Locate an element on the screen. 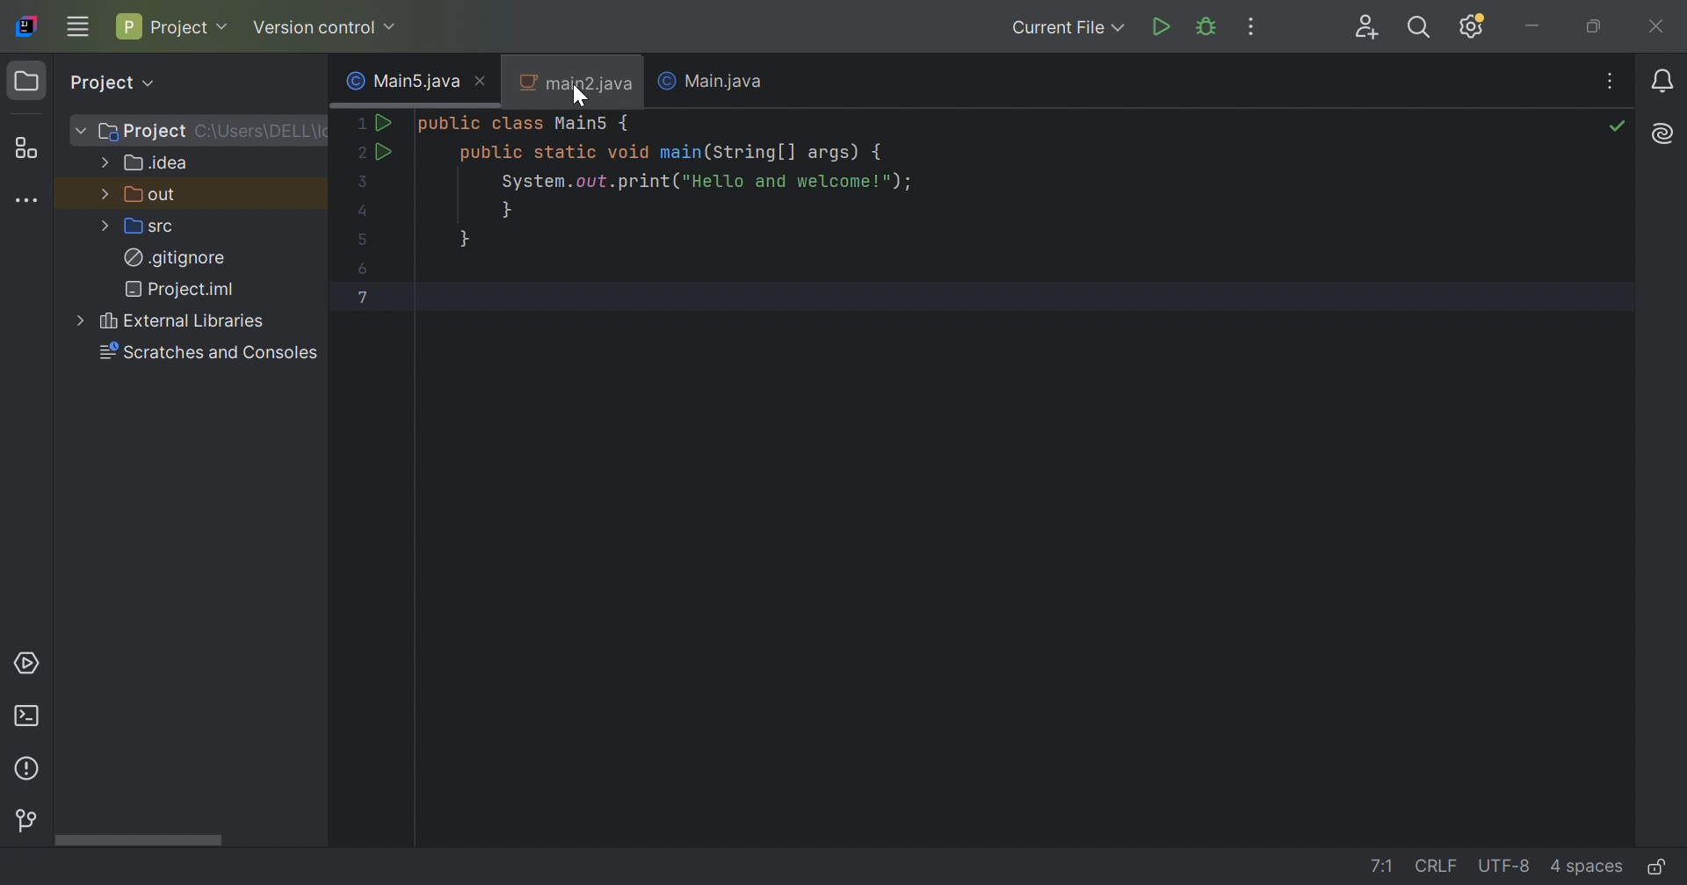 The height and width of the screenshot is (885, 1687). Project icon is located at coordinates (25, 79).